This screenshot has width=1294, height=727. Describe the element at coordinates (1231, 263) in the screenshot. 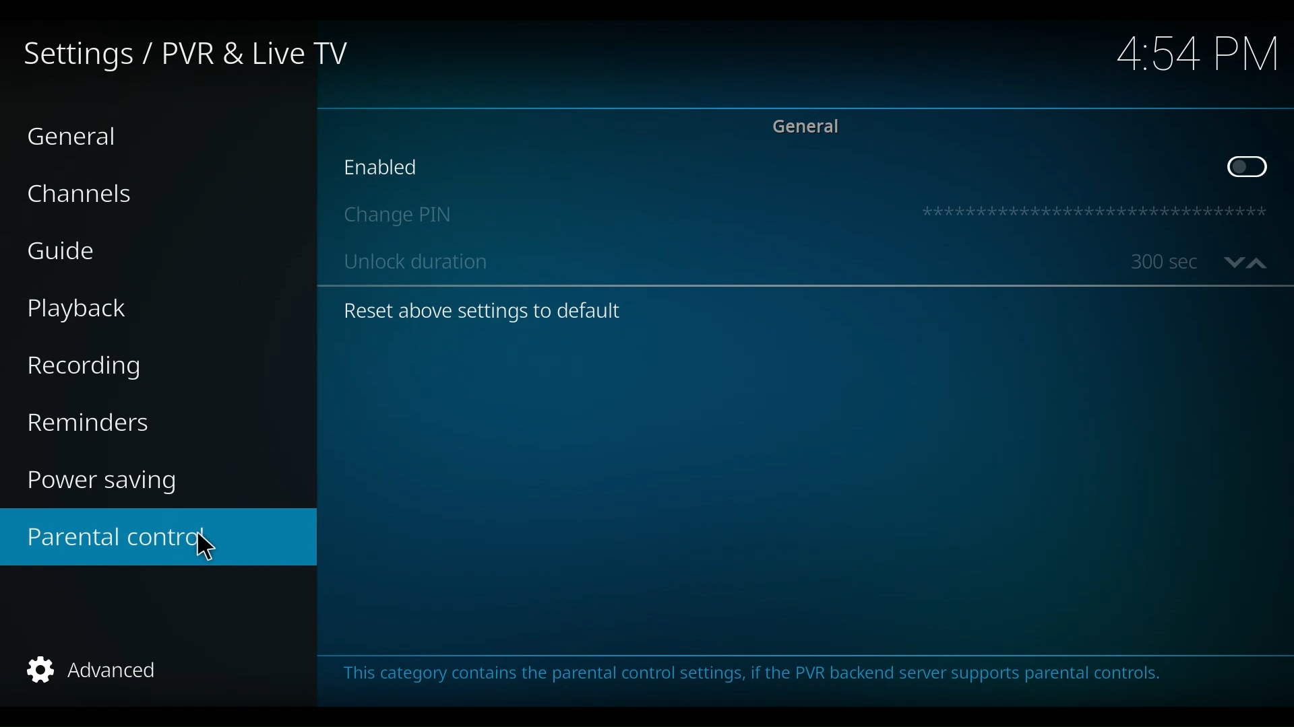

I see `Go down` at that location.